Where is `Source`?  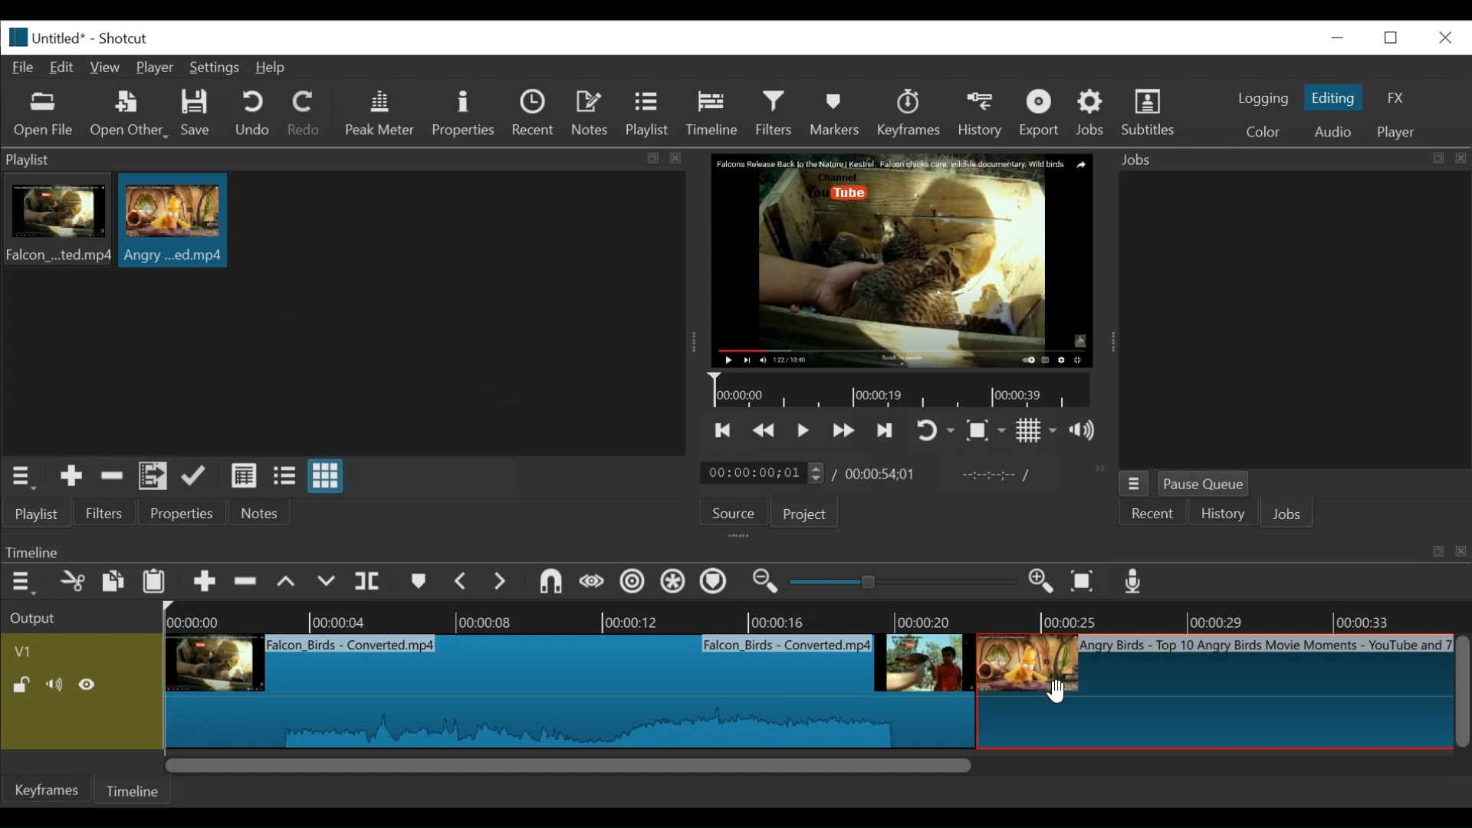 Source is located at coordinates (728, 516).